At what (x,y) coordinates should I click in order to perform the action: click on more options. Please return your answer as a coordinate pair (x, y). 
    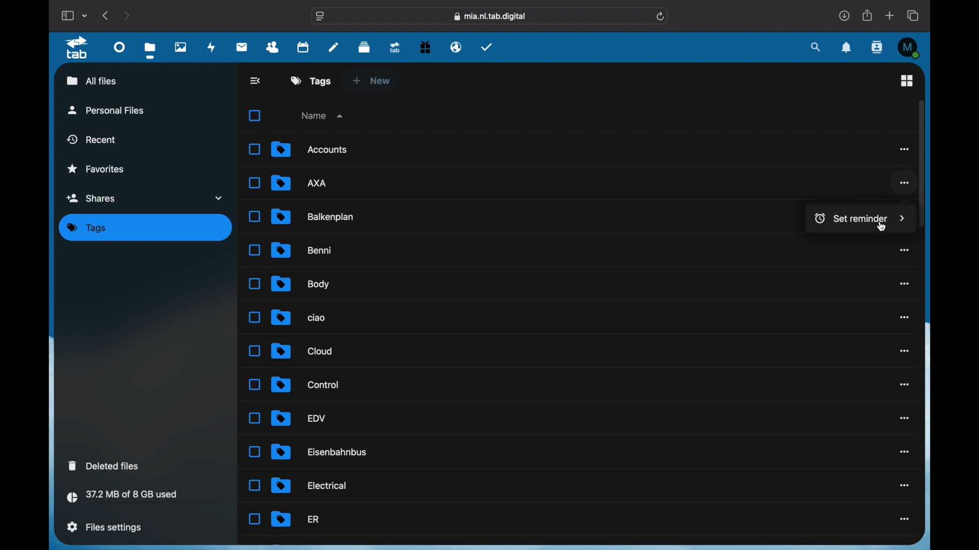
    Looking at the image, I should click on (905, 384).